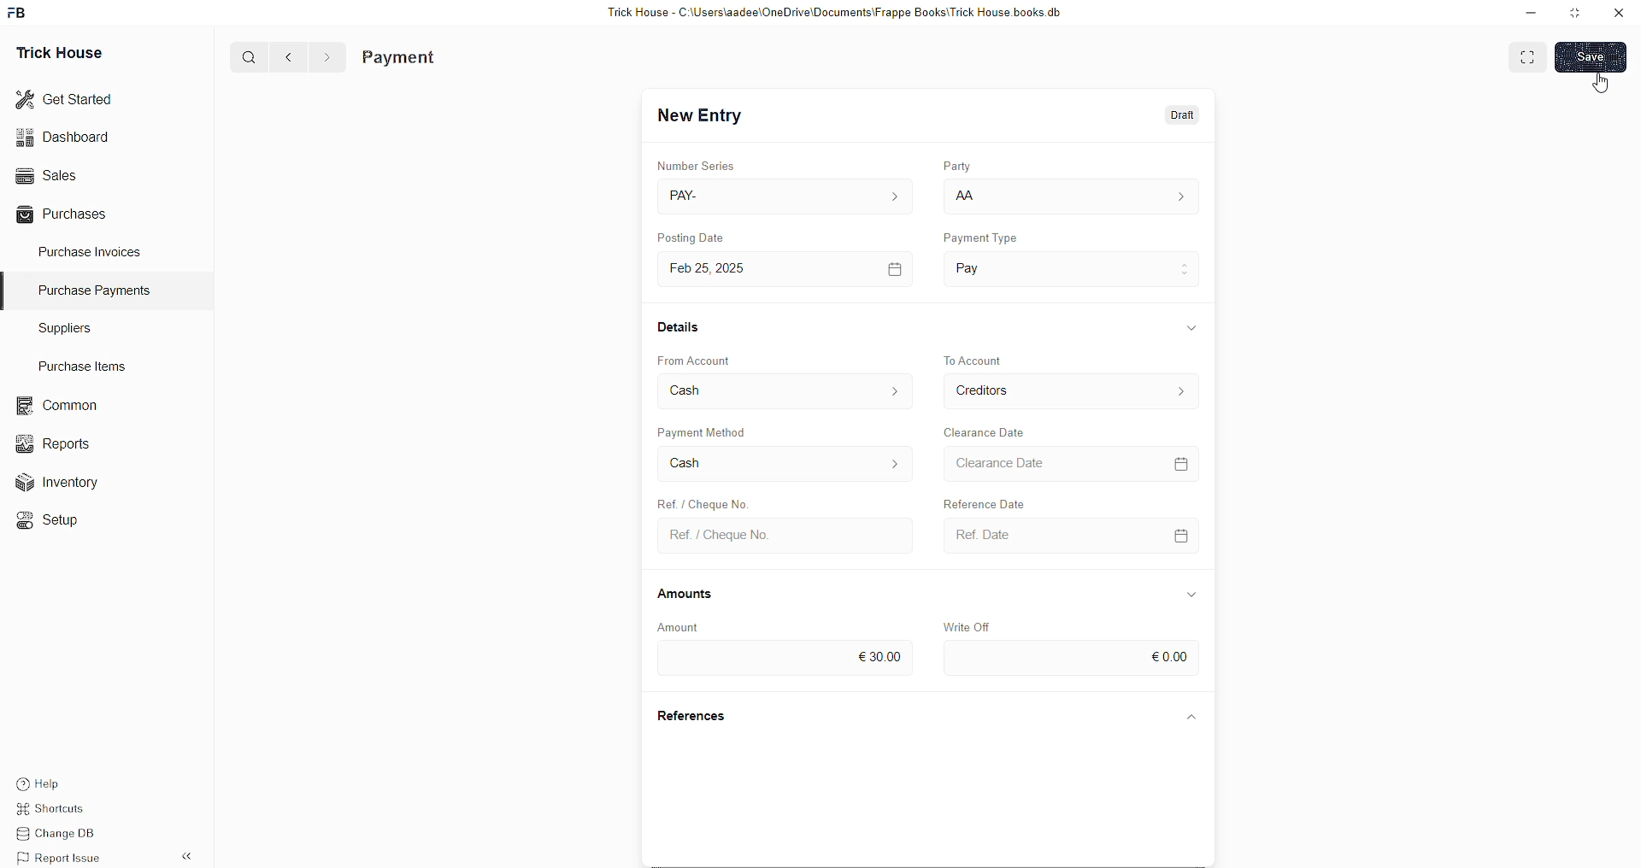  What do you see at coordinates (1528, 13) in the screenshot?
I see `minimise down` at bounding box center [1528, 13].